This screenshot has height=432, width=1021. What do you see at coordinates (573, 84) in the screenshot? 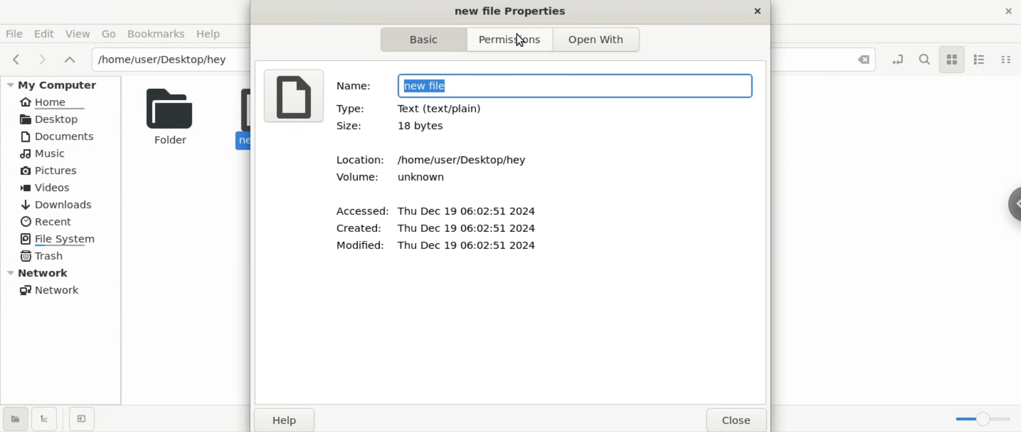
I see `new file` at bounding box center [573, 84].